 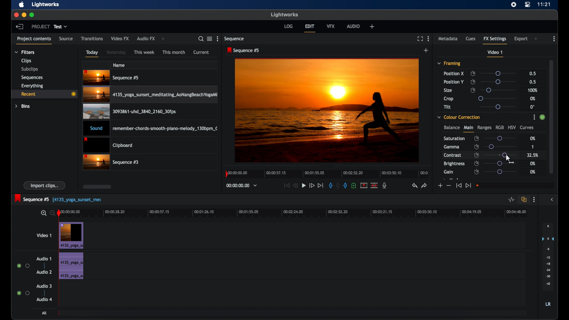 What do you see at coordinates (452, 147) in the screenshot?
I see `gamma` at bounding box center [452, 147].